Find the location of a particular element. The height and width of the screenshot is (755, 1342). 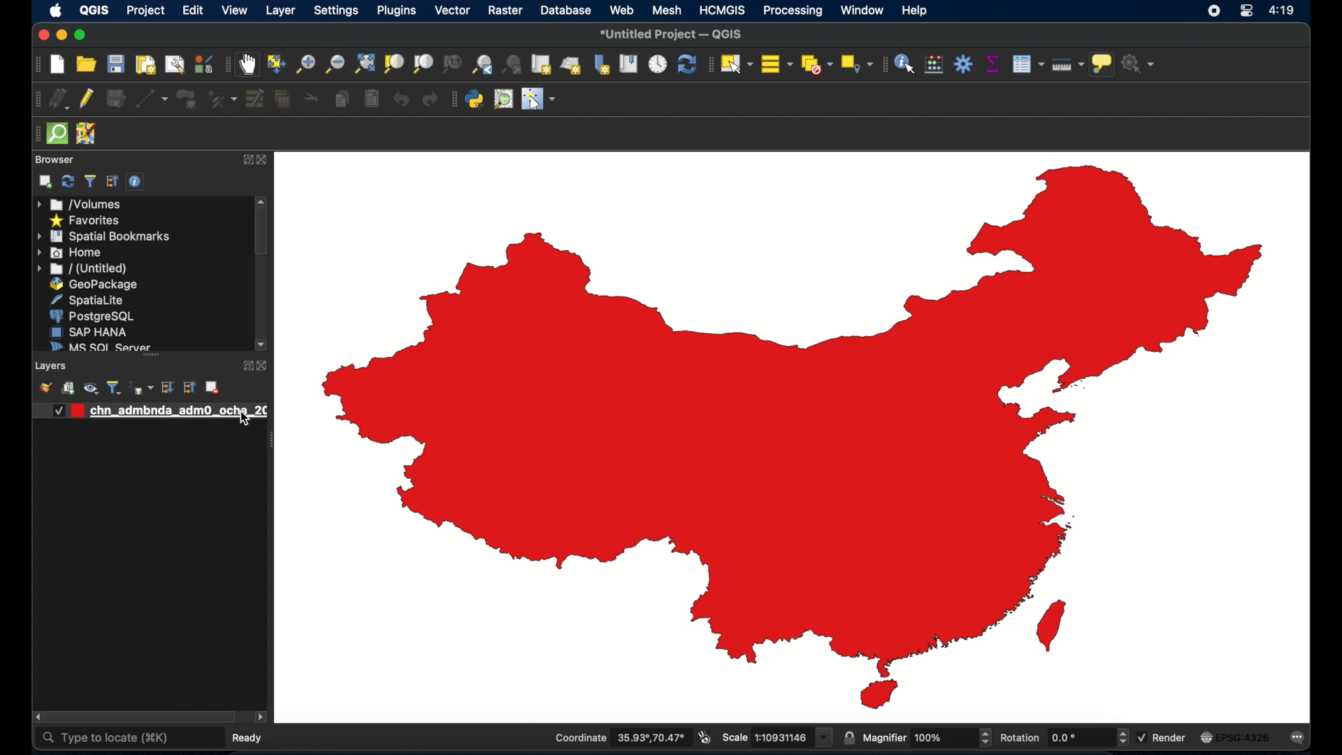

manage map theme is located at coordinates (90, 388).